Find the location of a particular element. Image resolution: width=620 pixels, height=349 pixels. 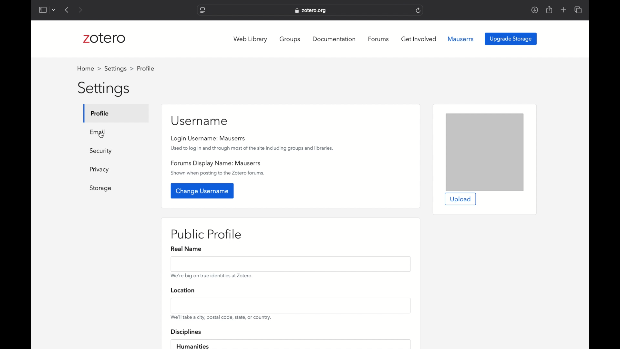

shown when posting to the zotero forums is located at coordinates (218, 173).